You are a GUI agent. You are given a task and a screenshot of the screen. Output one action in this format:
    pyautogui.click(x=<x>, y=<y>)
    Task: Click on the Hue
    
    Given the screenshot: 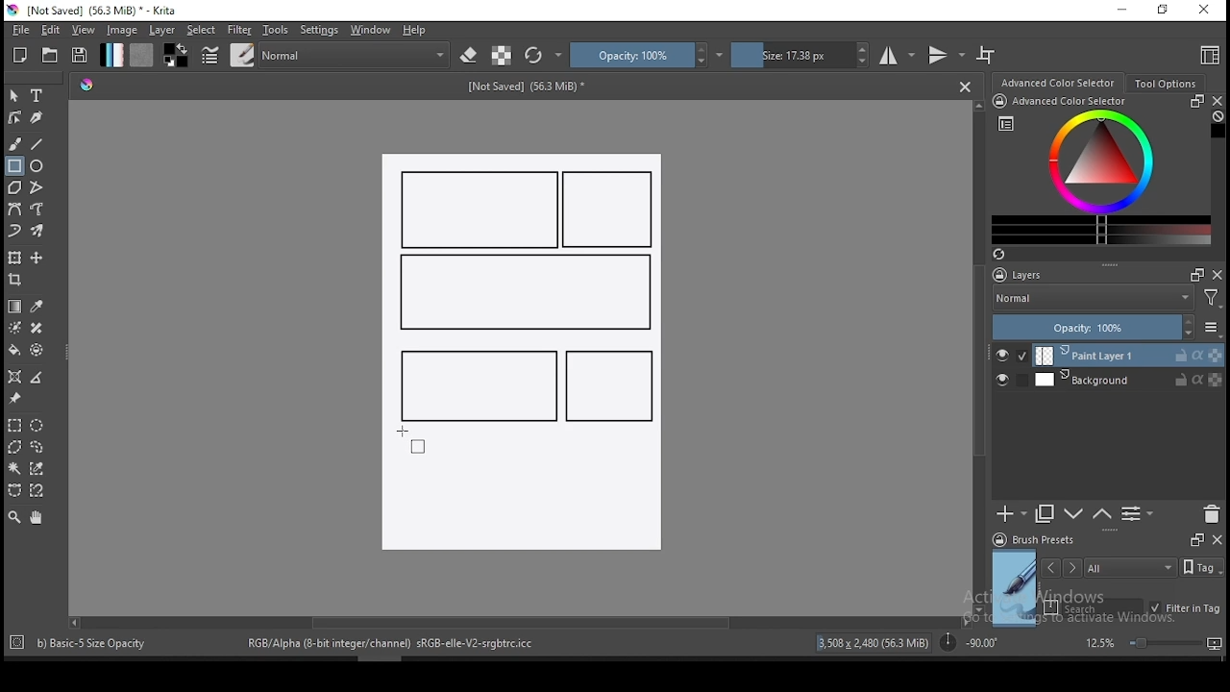 What is the action you would take?
    pyautogui.click(x=86, y=85)
    